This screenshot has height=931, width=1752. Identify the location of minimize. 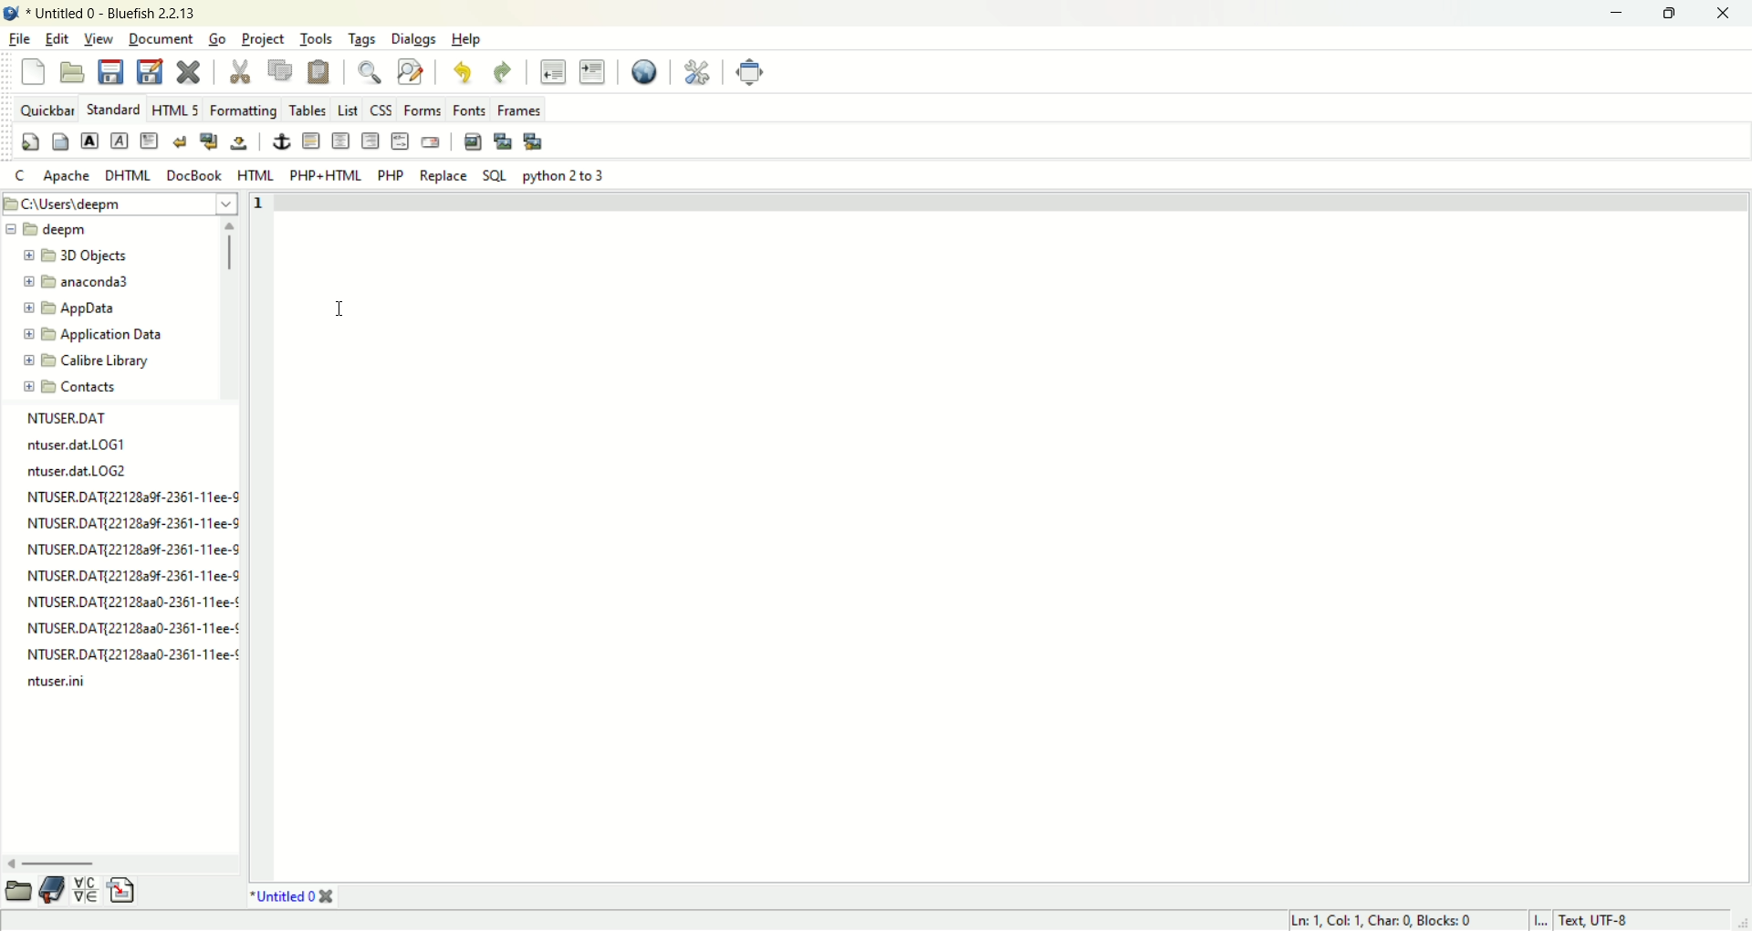
(1622, 14).